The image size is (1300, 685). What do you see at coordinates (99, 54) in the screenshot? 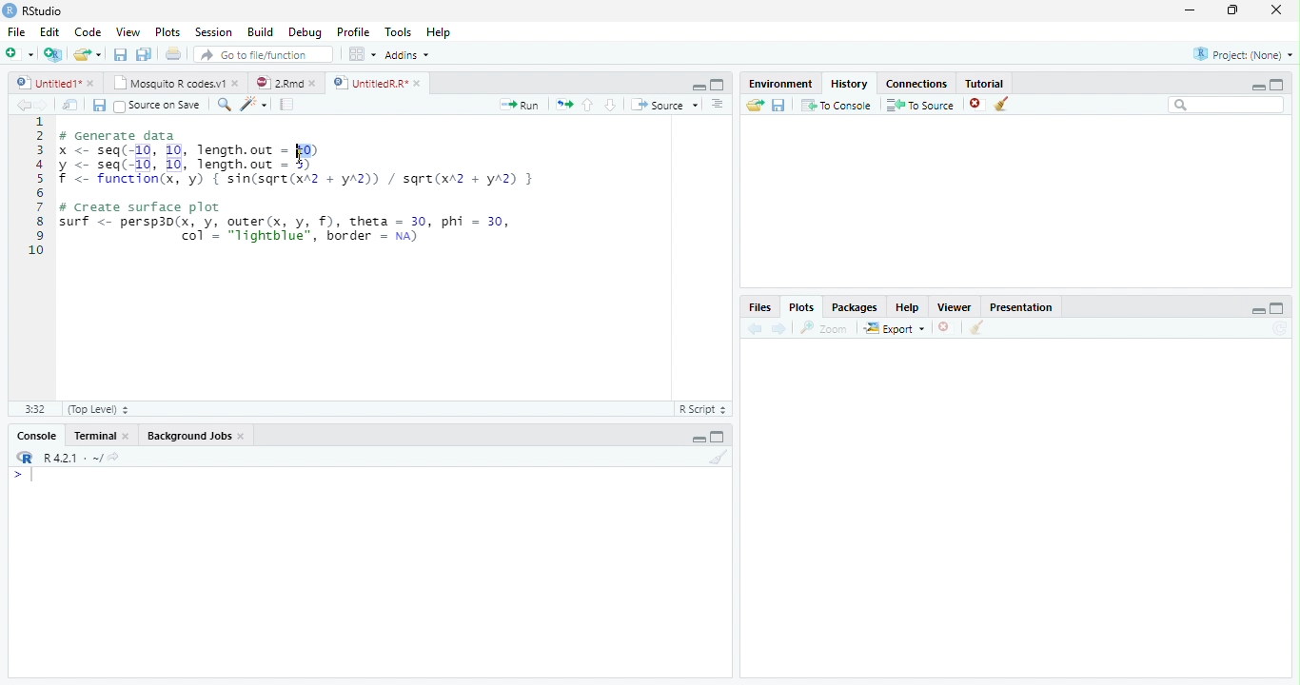
I see `Open recent files` at bounding box center [99, 54].